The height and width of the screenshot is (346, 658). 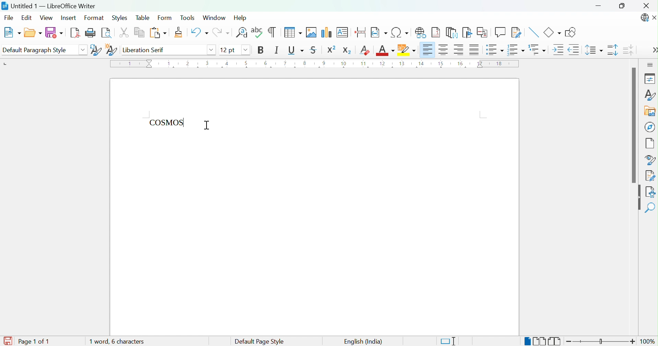 I want to click on Insert Cross-reference, so click(x=482, y=32).